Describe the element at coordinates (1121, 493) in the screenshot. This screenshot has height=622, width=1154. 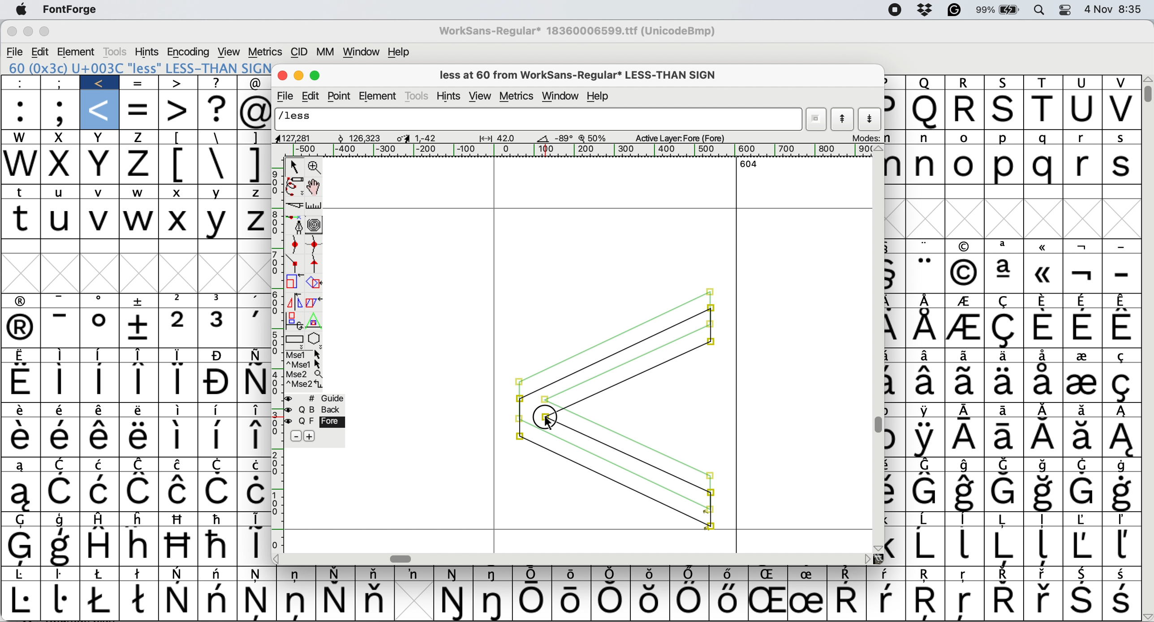
I see `Symbol` at that location.